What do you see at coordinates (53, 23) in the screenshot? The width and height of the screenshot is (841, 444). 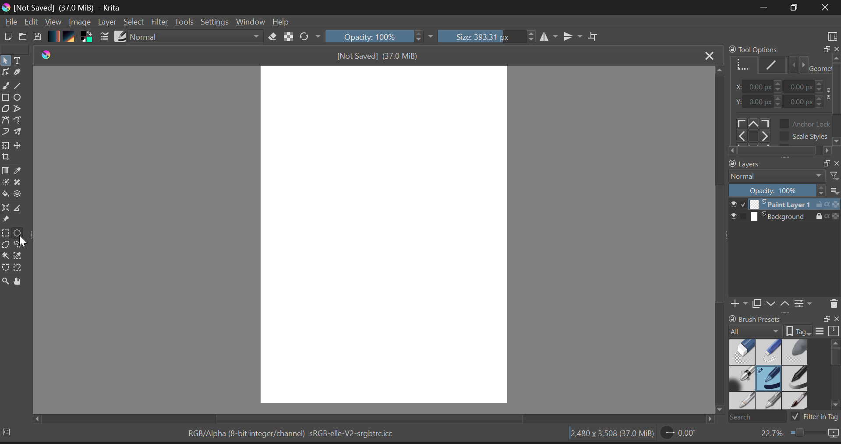 I see `View` at bounding box center [53, 23].